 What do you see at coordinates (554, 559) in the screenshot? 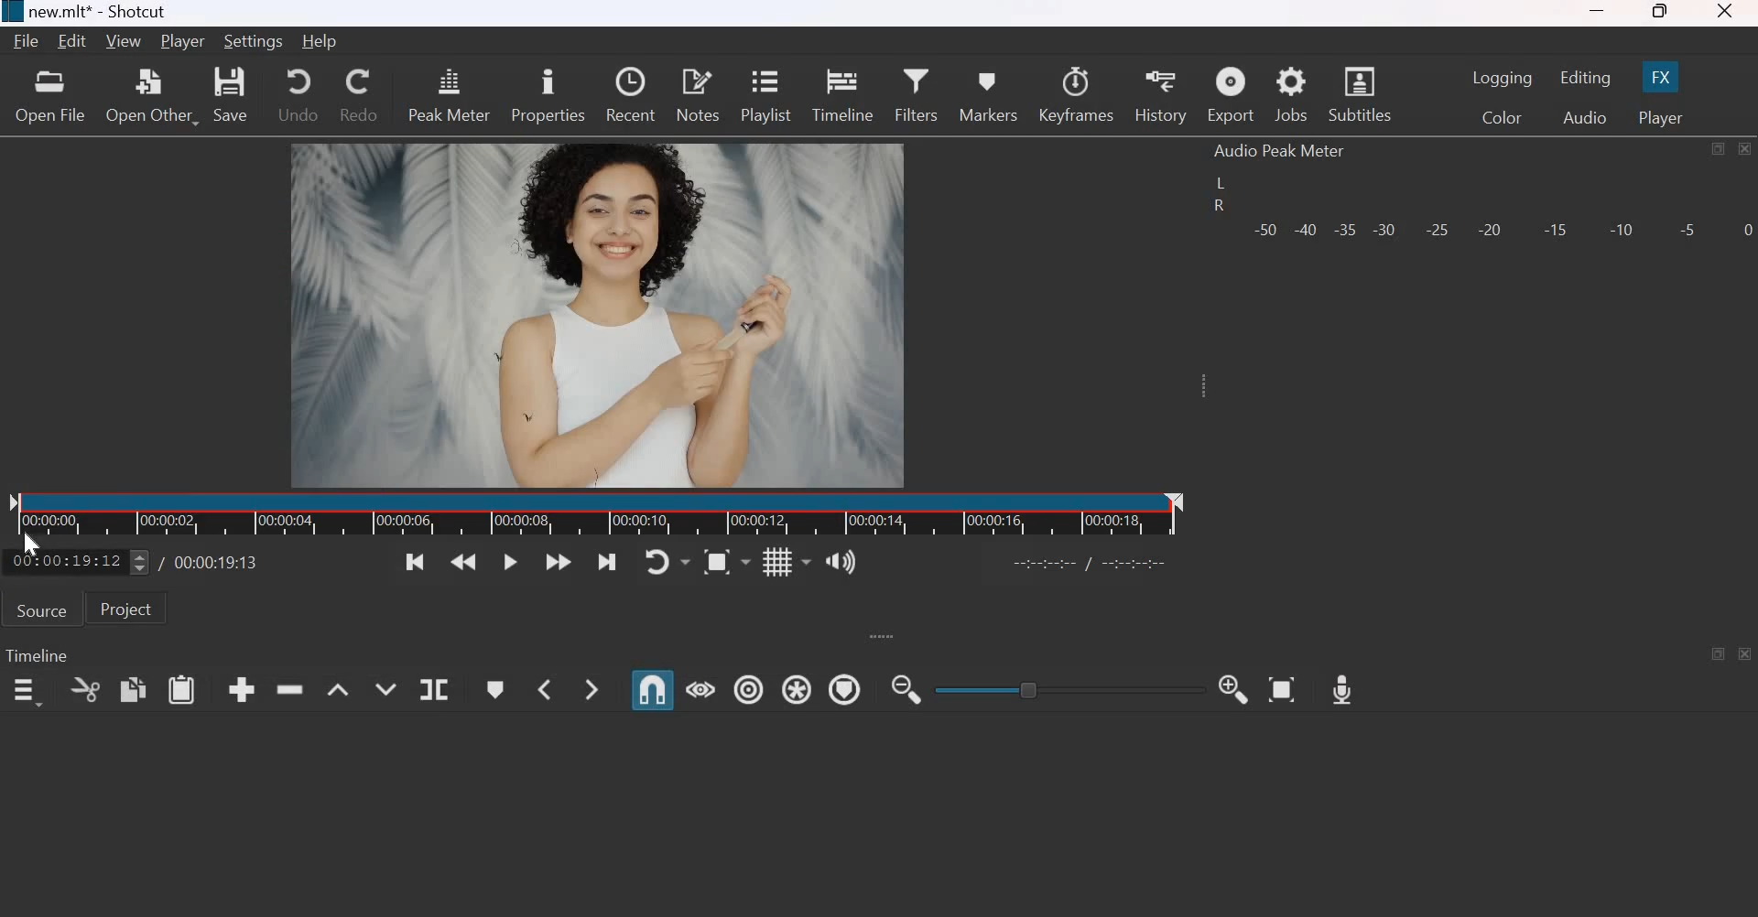
I see `Play quickly forwards` at bounding box center [554, 559].